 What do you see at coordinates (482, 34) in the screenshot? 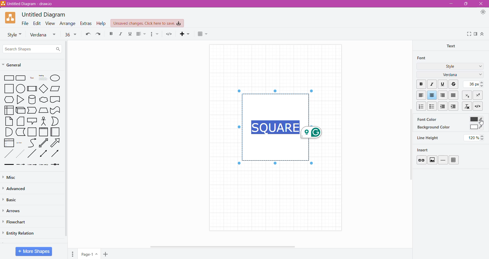
I see `Expand/Collapse` at bounding box center [482, 34].